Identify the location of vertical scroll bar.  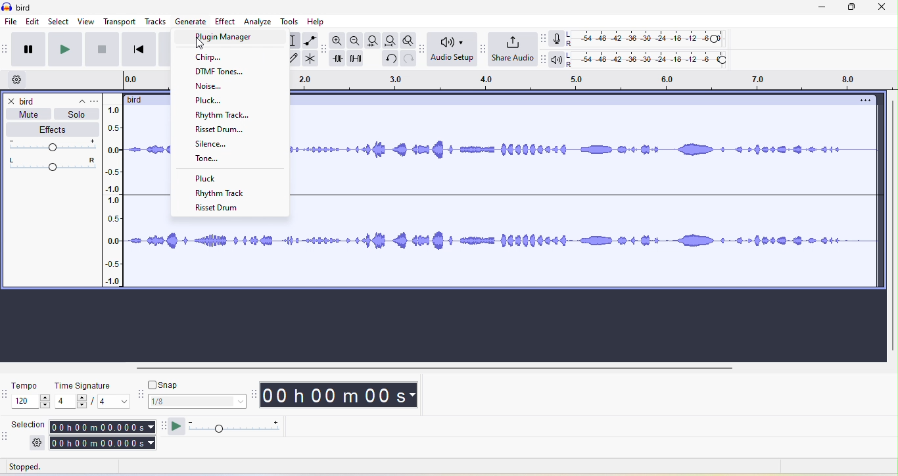
(892, 225).